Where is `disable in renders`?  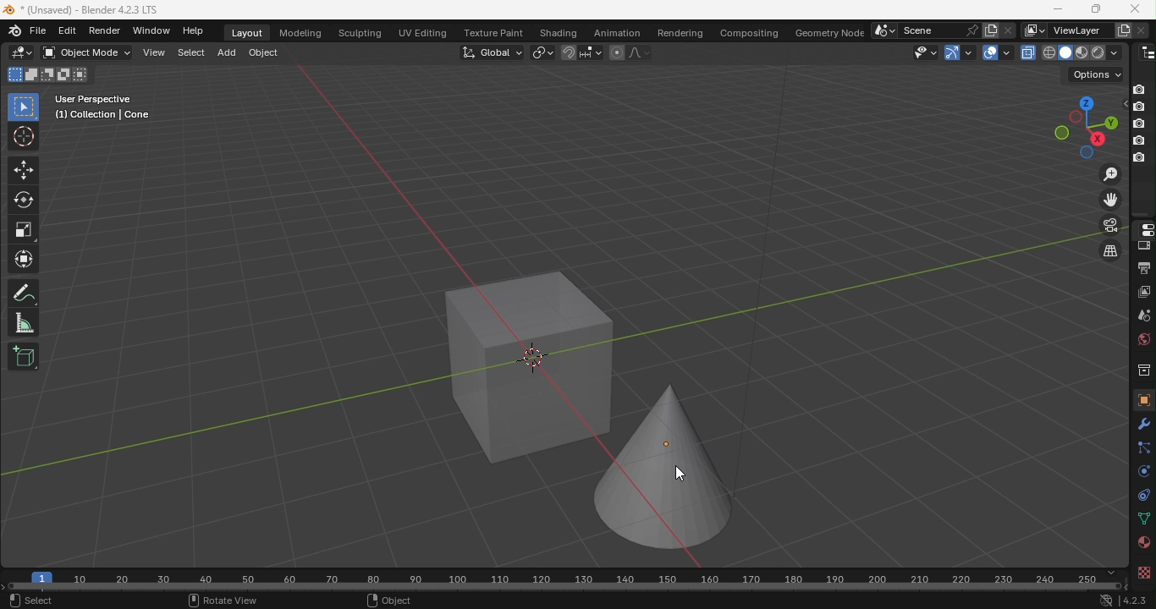
disable in renders is located at coordinates (1139, 158).